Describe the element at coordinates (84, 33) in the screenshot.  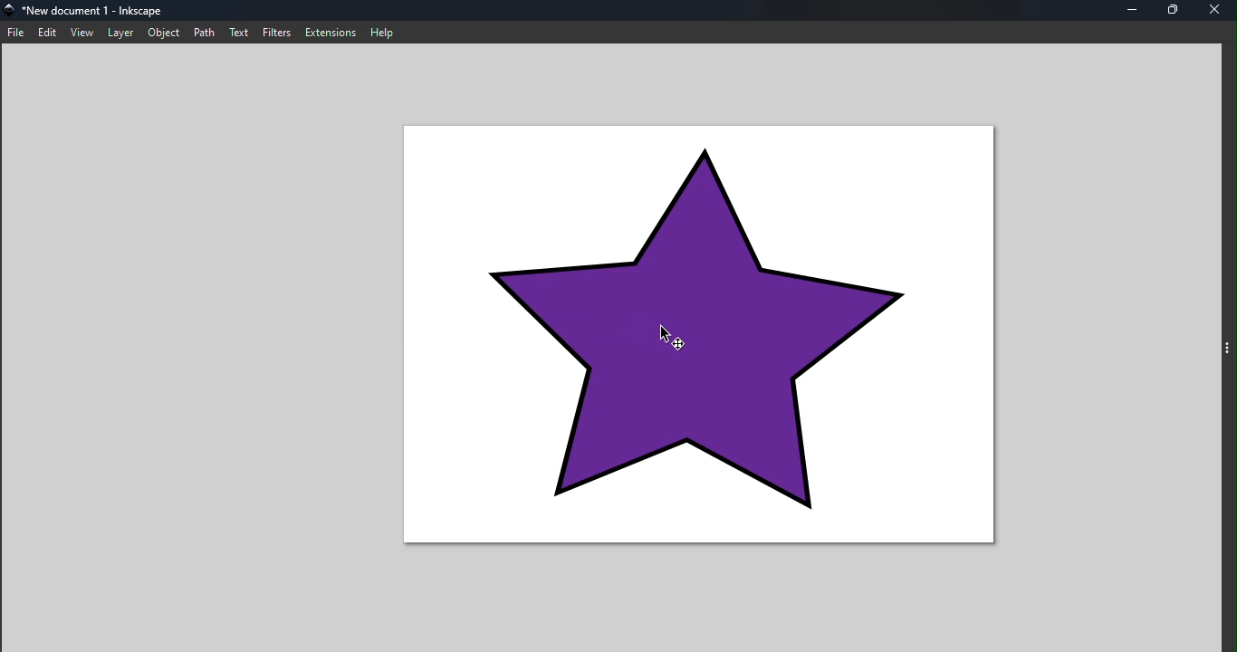
I see `View` at that location.